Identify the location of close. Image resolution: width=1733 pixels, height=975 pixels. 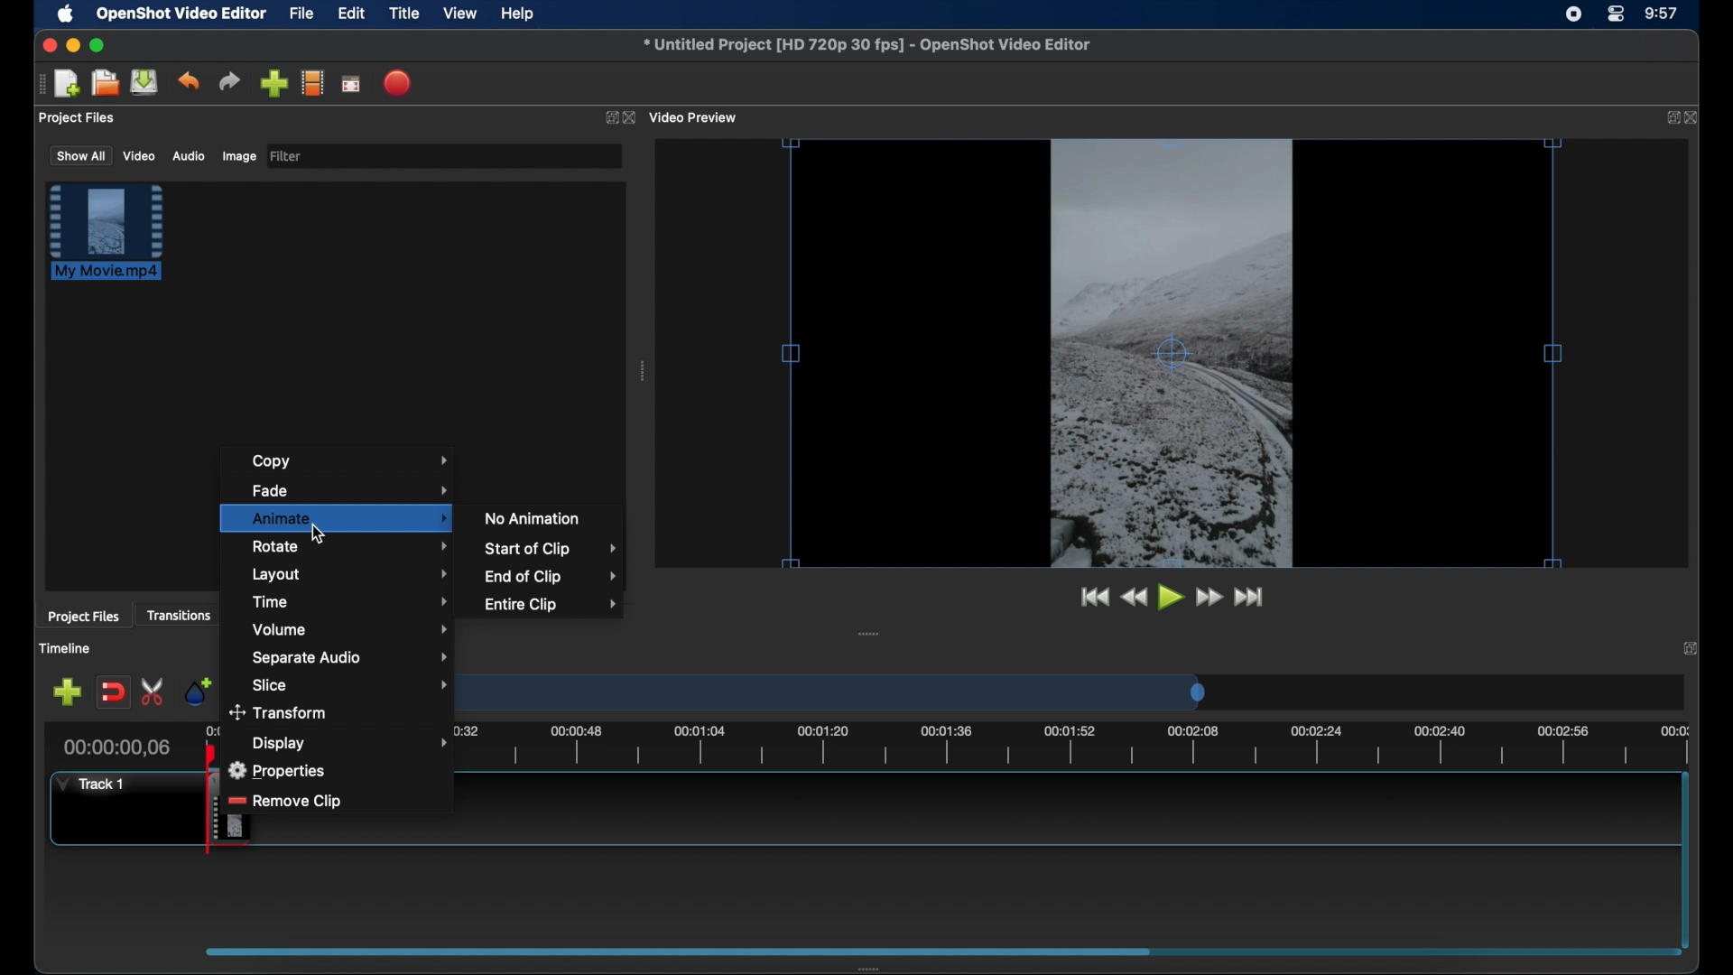
(1693, 117).